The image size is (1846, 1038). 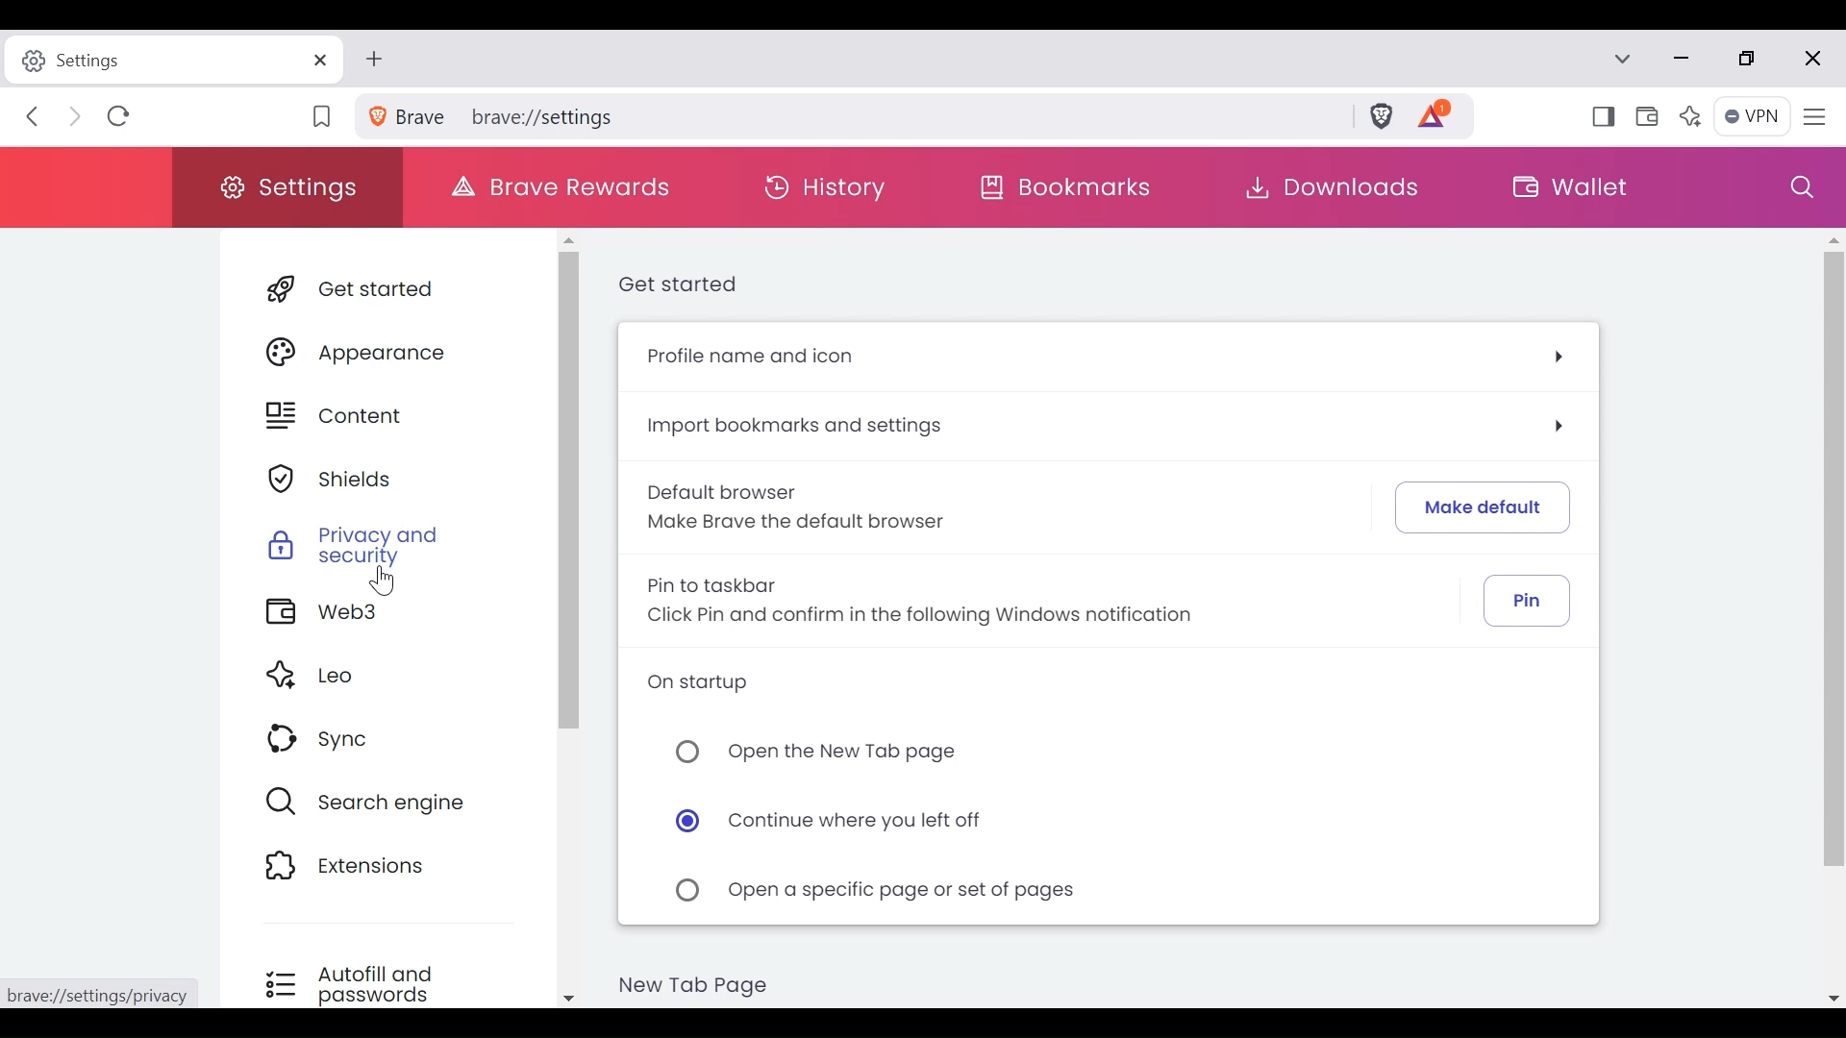 What do you see at coordinates (568, 237) in the screenshot?
I see `Scroll up` at bounding box center [568, 237].